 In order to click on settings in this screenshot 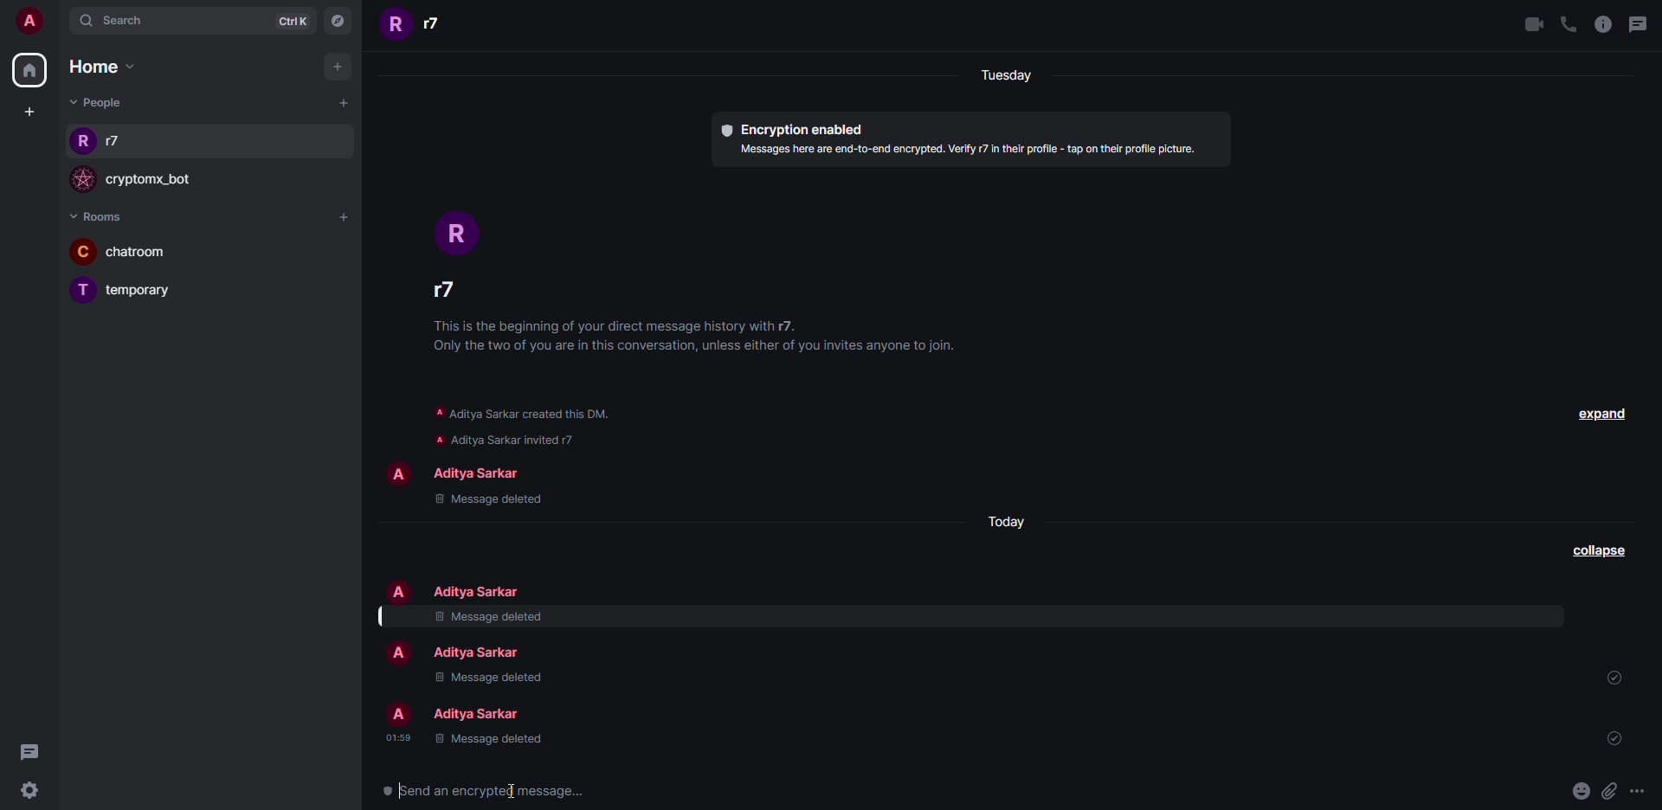, I will do `click(31, 793)`.